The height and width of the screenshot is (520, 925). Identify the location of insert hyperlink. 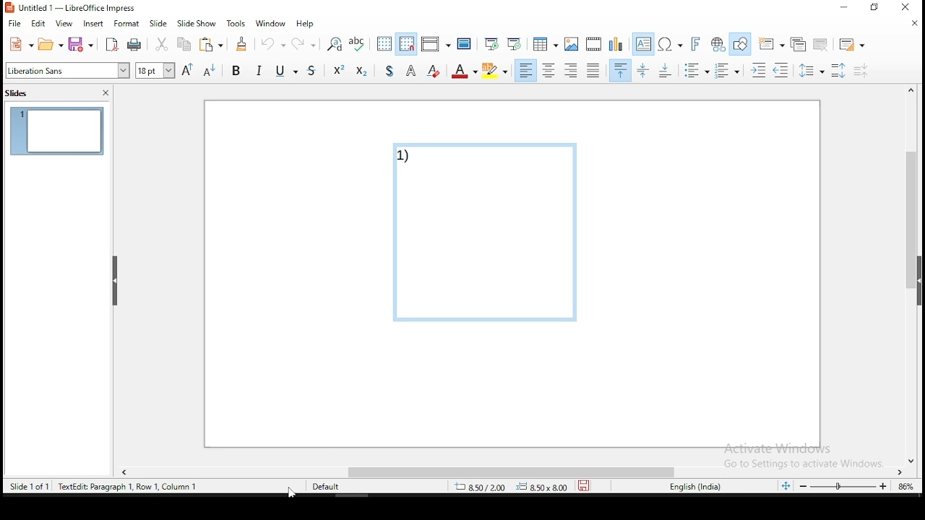
(717, 43).